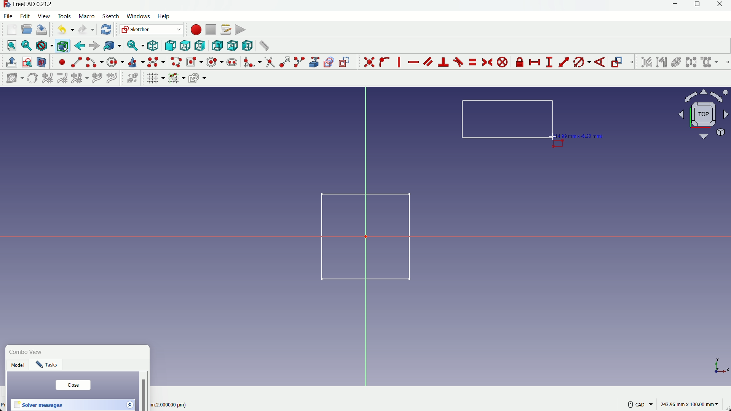 The image size is (731, 411). Describe the element at coordinates (77, 62) in the screenshot. I see `create line` at that location.